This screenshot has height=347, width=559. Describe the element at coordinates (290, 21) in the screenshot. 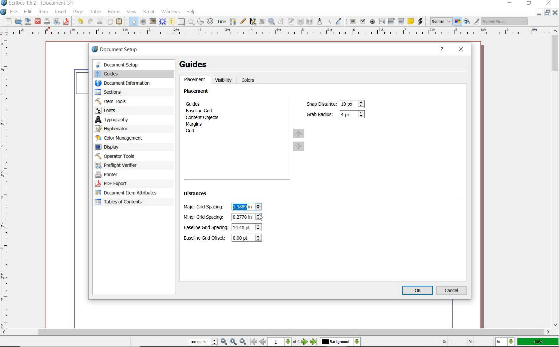

I see `edit text with story editor` at that location.